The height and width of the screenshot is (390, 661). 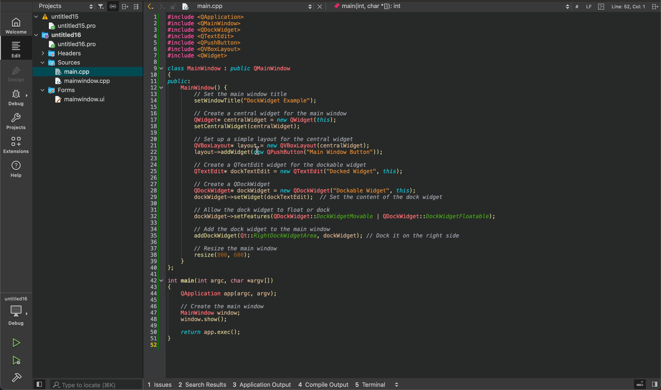 What do you see at coordinates (90, 17) in the screenshot?
I see `files and folders` at bounding box center [90, 17].